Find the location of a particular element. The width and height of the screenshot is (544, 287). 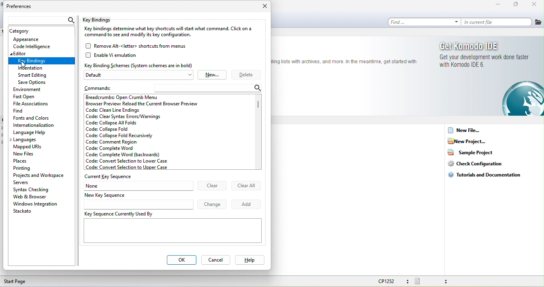

languages is located at coordinates (26, 140).